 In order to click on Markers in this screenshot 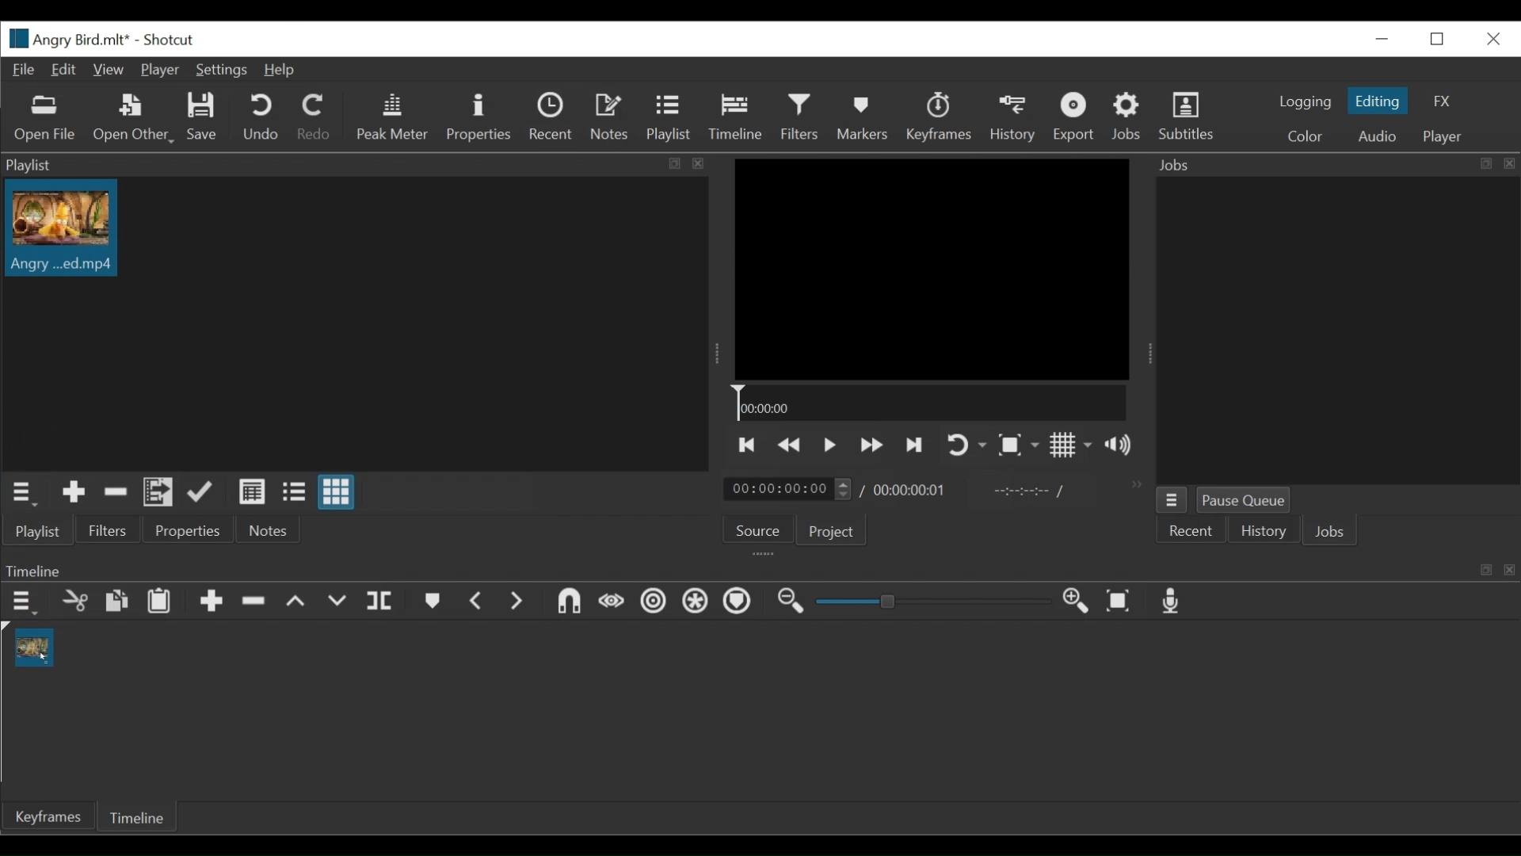, I will do `click(863, 117)`.